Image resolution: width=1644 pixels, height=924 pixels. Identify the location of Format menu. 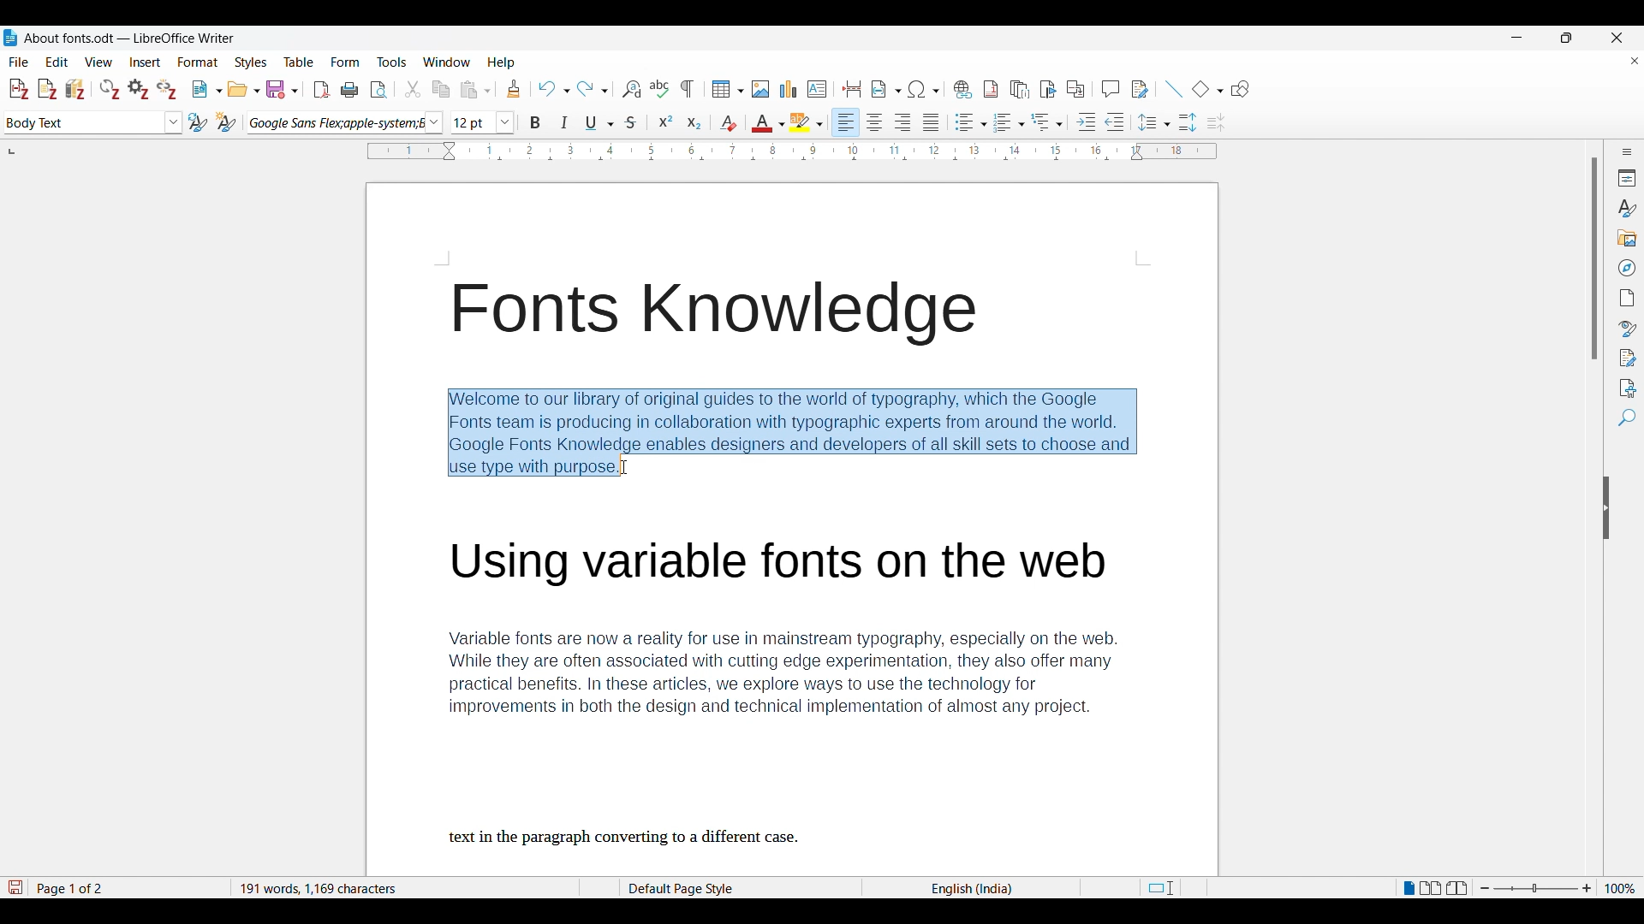
(198, 62).